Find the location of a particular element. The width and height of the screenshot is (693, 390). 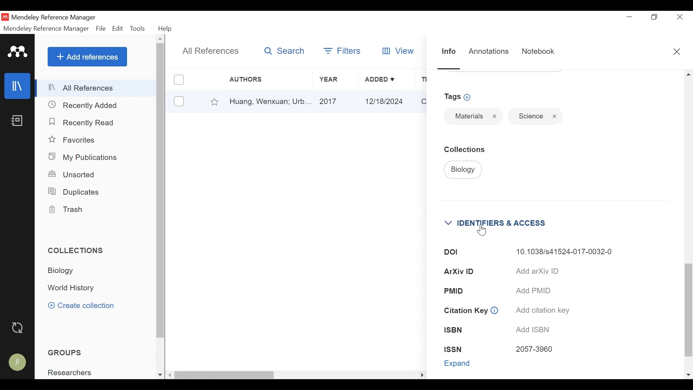

Restore is located at coordinates (653, 17).